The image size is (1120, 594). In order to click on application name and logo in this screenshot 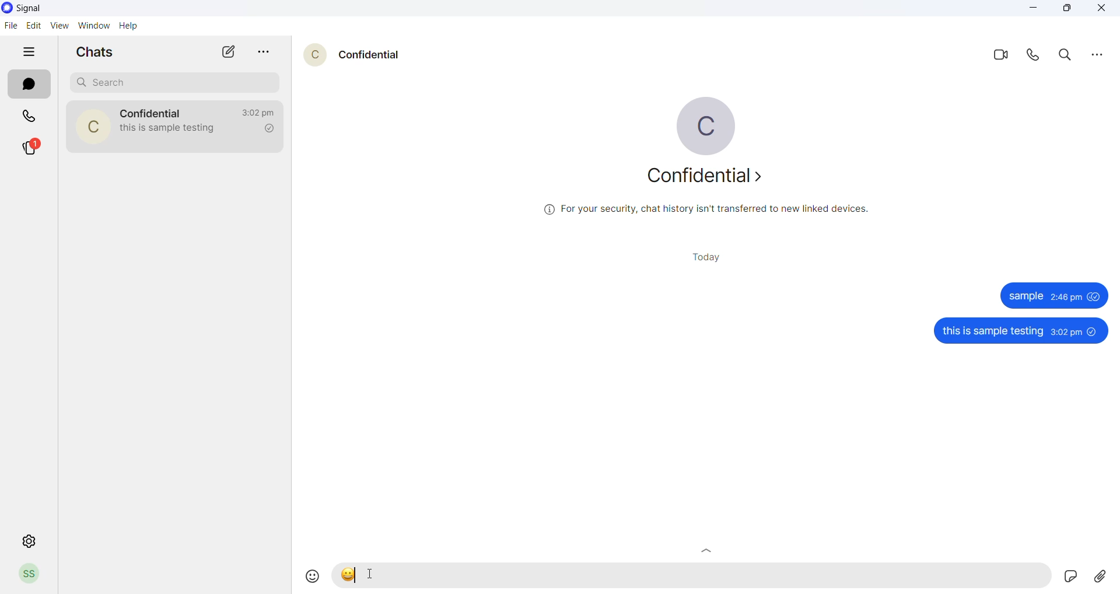, I will do `click(30, 10)`.